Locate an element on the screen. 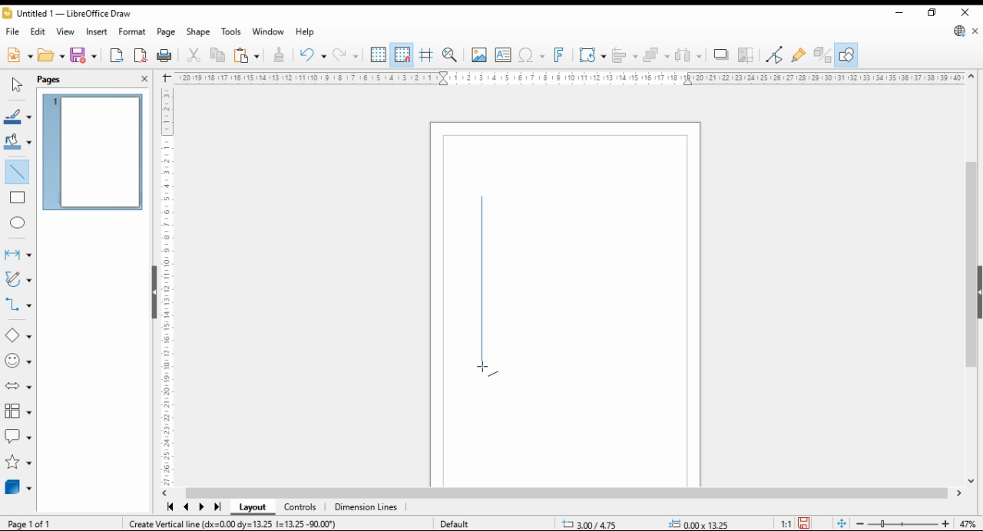 This screenshot has width=983, height=531. restore is located at coordinates (932, 13).